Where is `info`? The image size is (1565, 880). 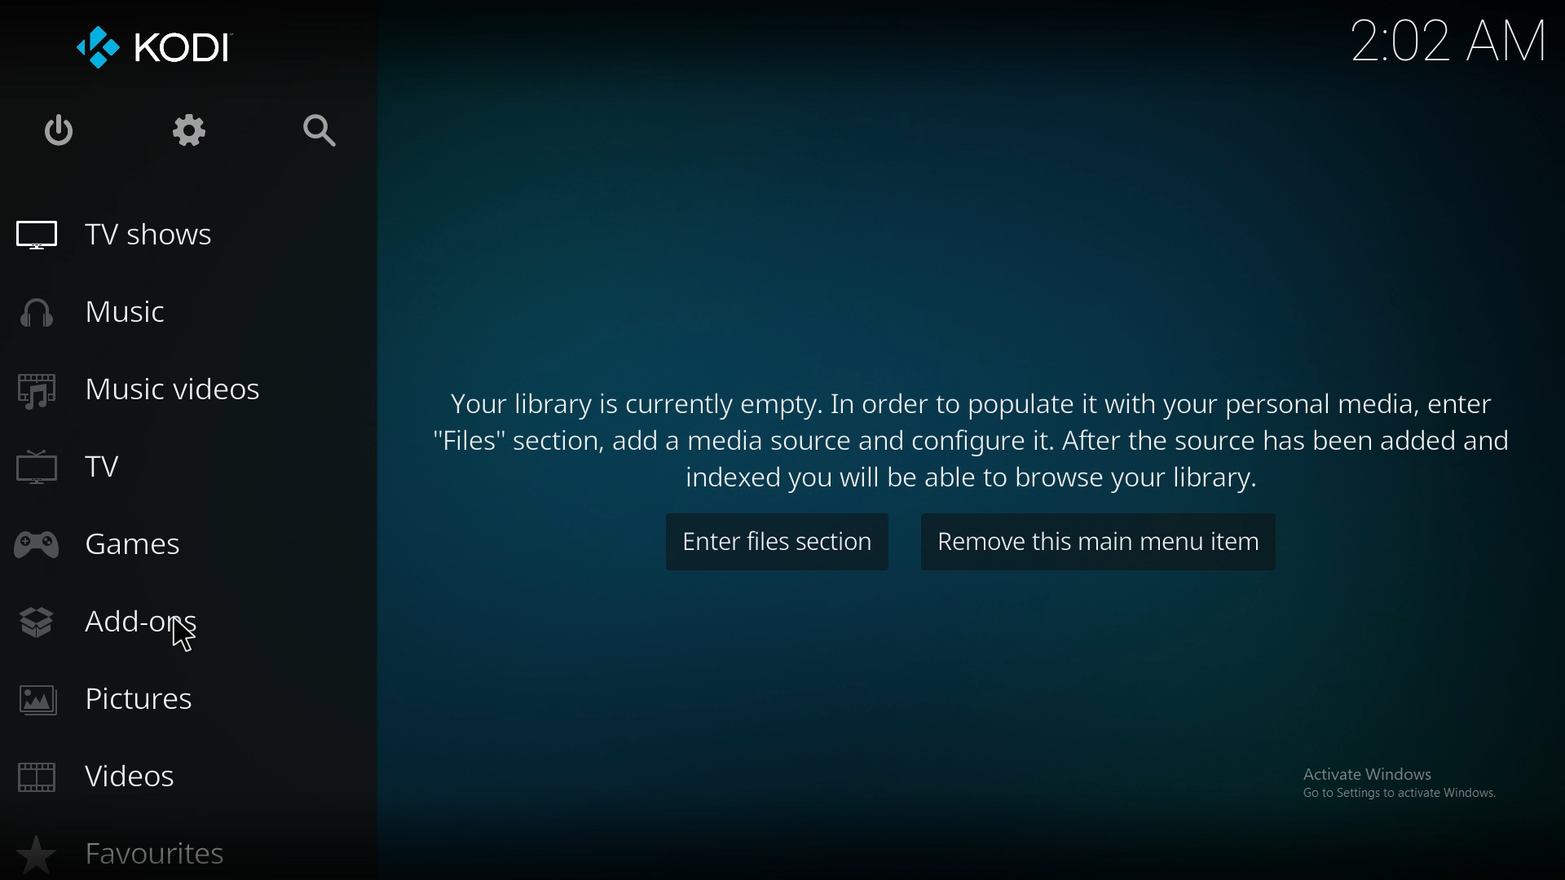 info is located at coordinates (973, 437).